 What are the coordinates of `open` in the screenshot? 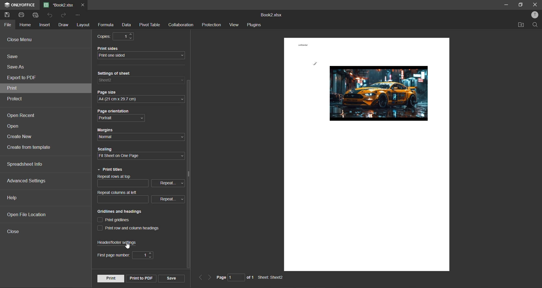 It's located at (15, 127).